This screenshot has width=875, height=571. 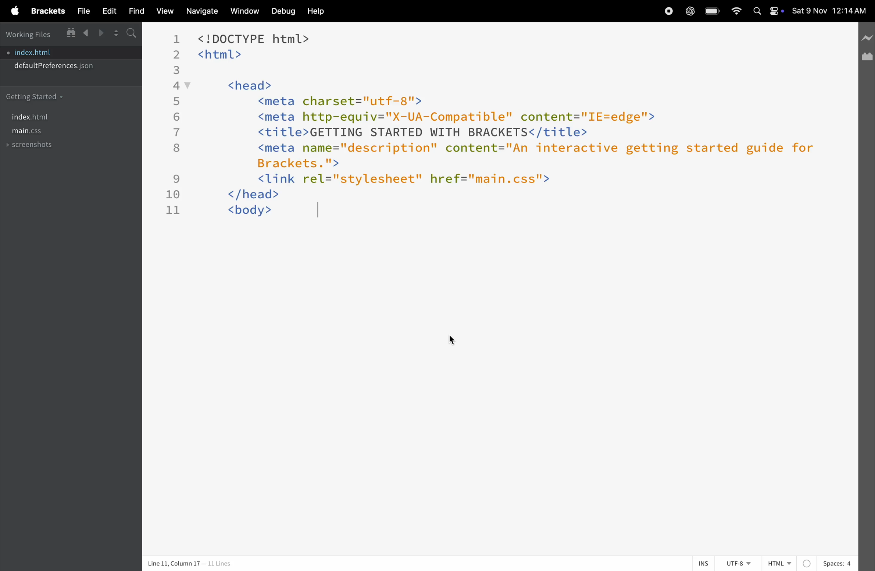 What do you see at coordinates (163, 12) in the screenshot?
I see `view` at bounding box center [163, 12].